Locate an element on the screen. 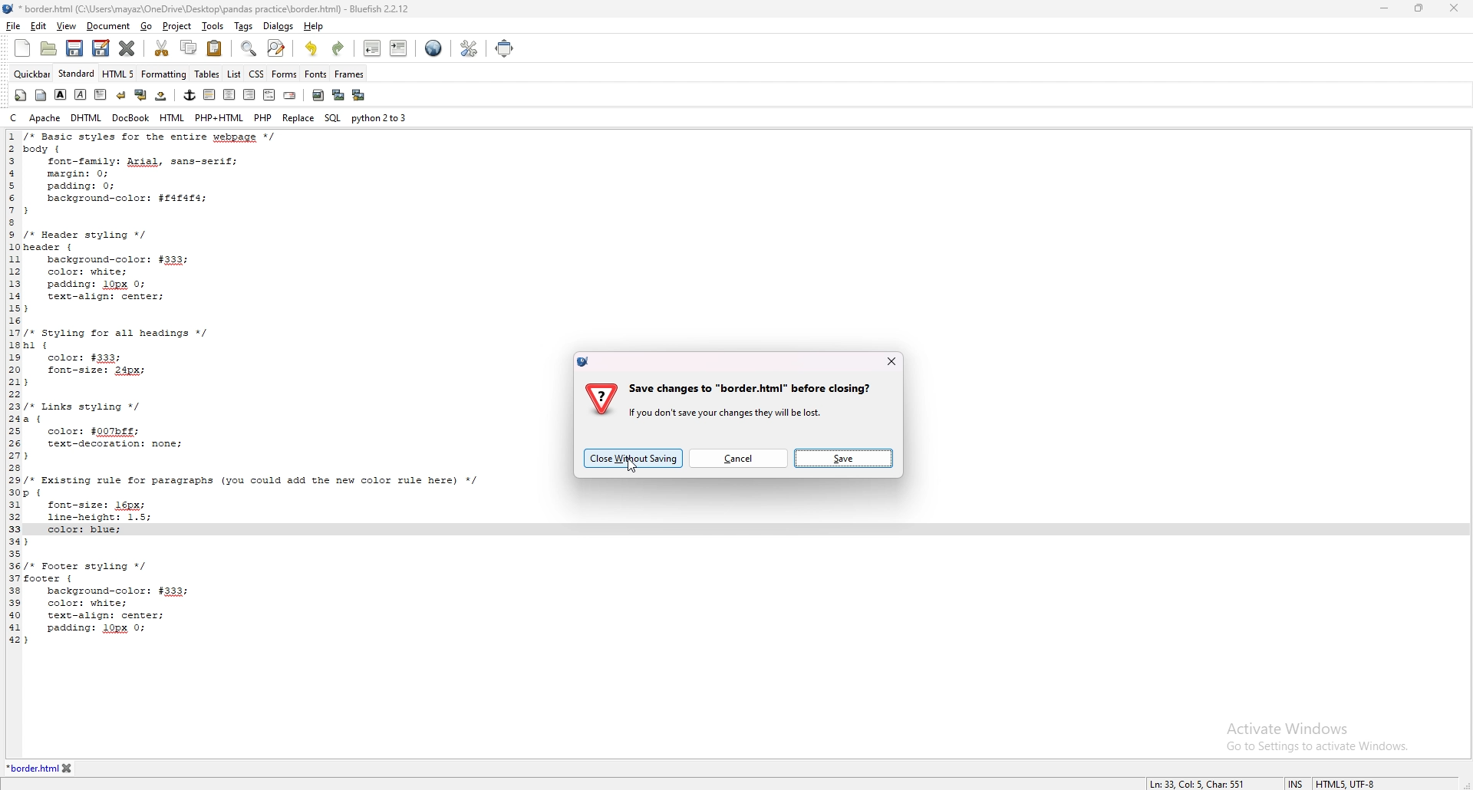  open is located at coordinates (49, 50).